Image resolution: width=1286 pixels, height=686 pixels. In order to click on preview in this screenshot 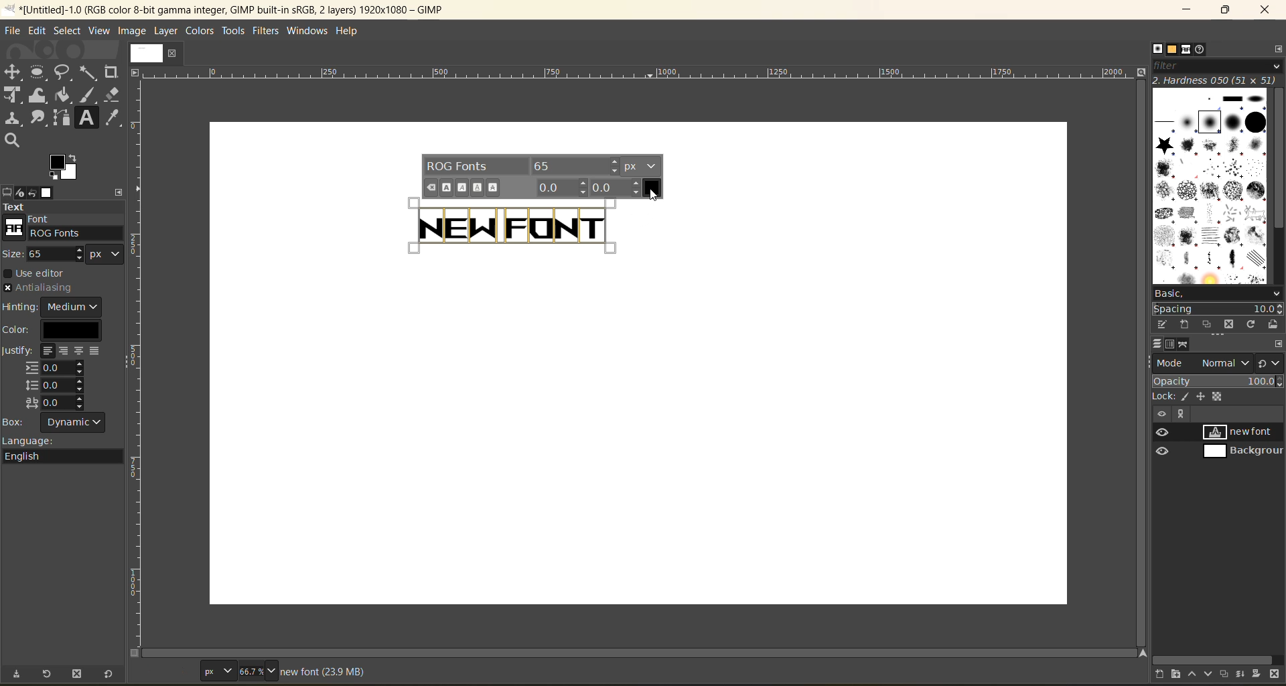, I will do `click(1165, 443)`.